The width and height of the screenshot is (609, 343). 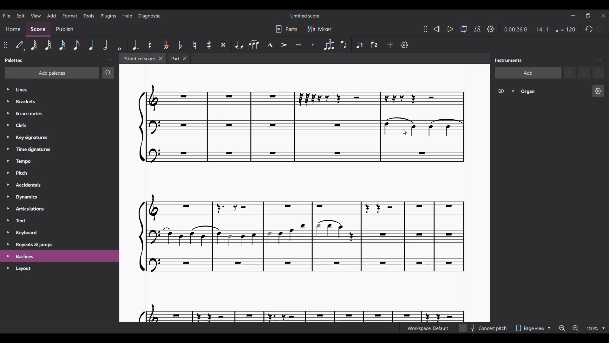 What do you see at coordinates (584, 73) in the screenshot?
I see `Move selection down` at bounding box center [584, 73].